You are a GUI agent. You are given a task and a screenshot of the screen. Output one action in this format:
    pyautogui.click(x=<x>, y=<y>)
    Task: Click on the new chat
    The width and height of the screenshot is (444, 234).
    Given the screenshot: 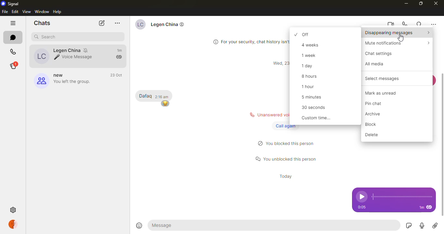 What is the action you would take?
    pyautogui.click(x=101, y=24)
    